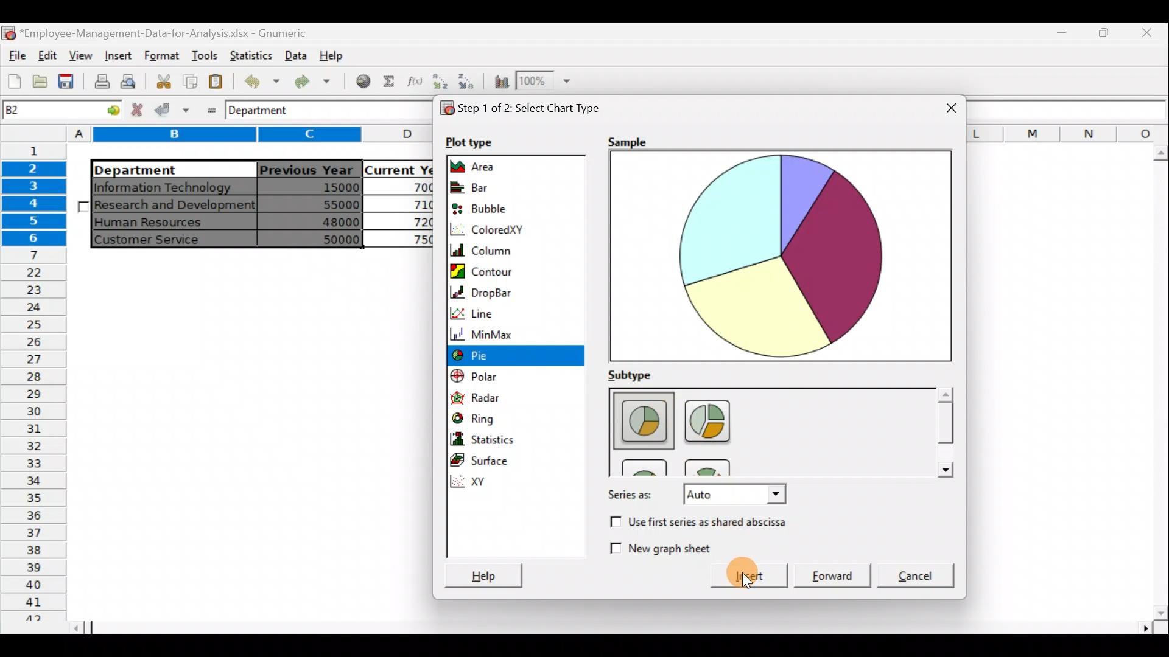 The image size is (1169, 657). Describe the element at coordinates (518, 333) in the screenshot. I see `MinMax` at that location.